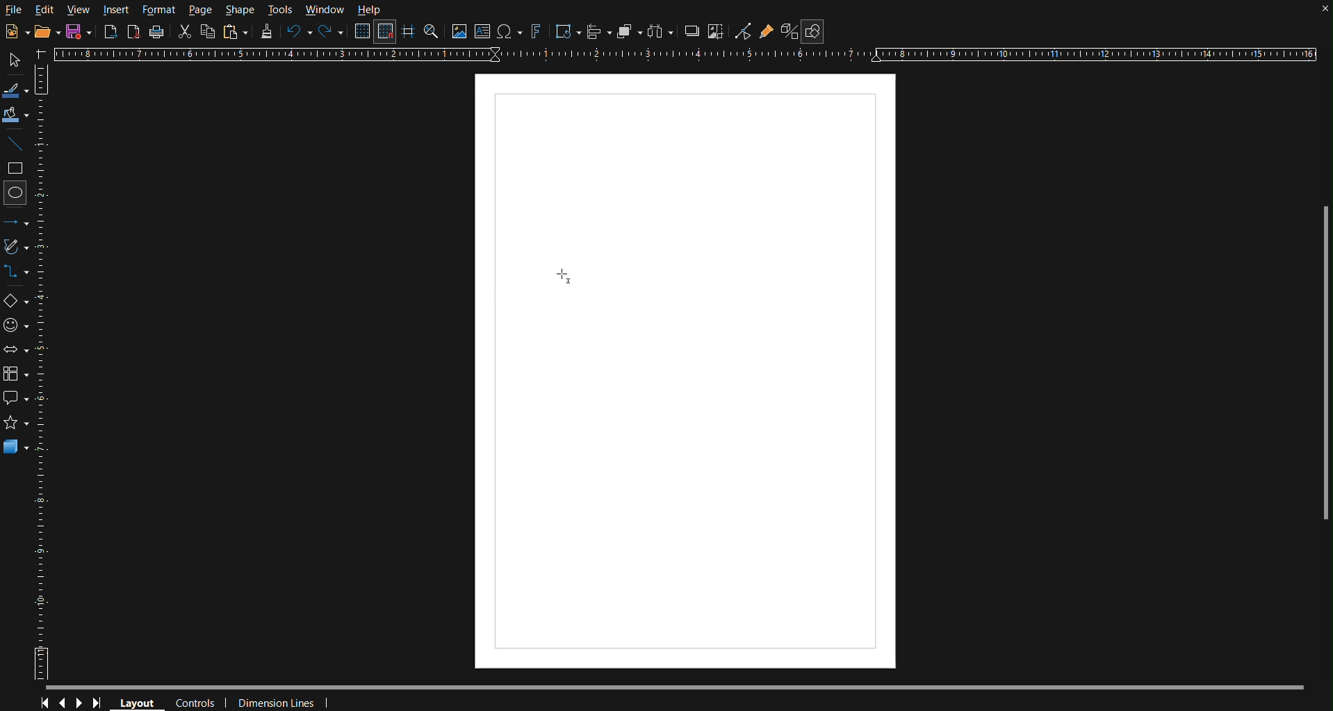 This screenshot has width=1333, height=711. Describe the element at coordinates (386, 33) in the screenshot. I see `Snap to Grid` at that location.